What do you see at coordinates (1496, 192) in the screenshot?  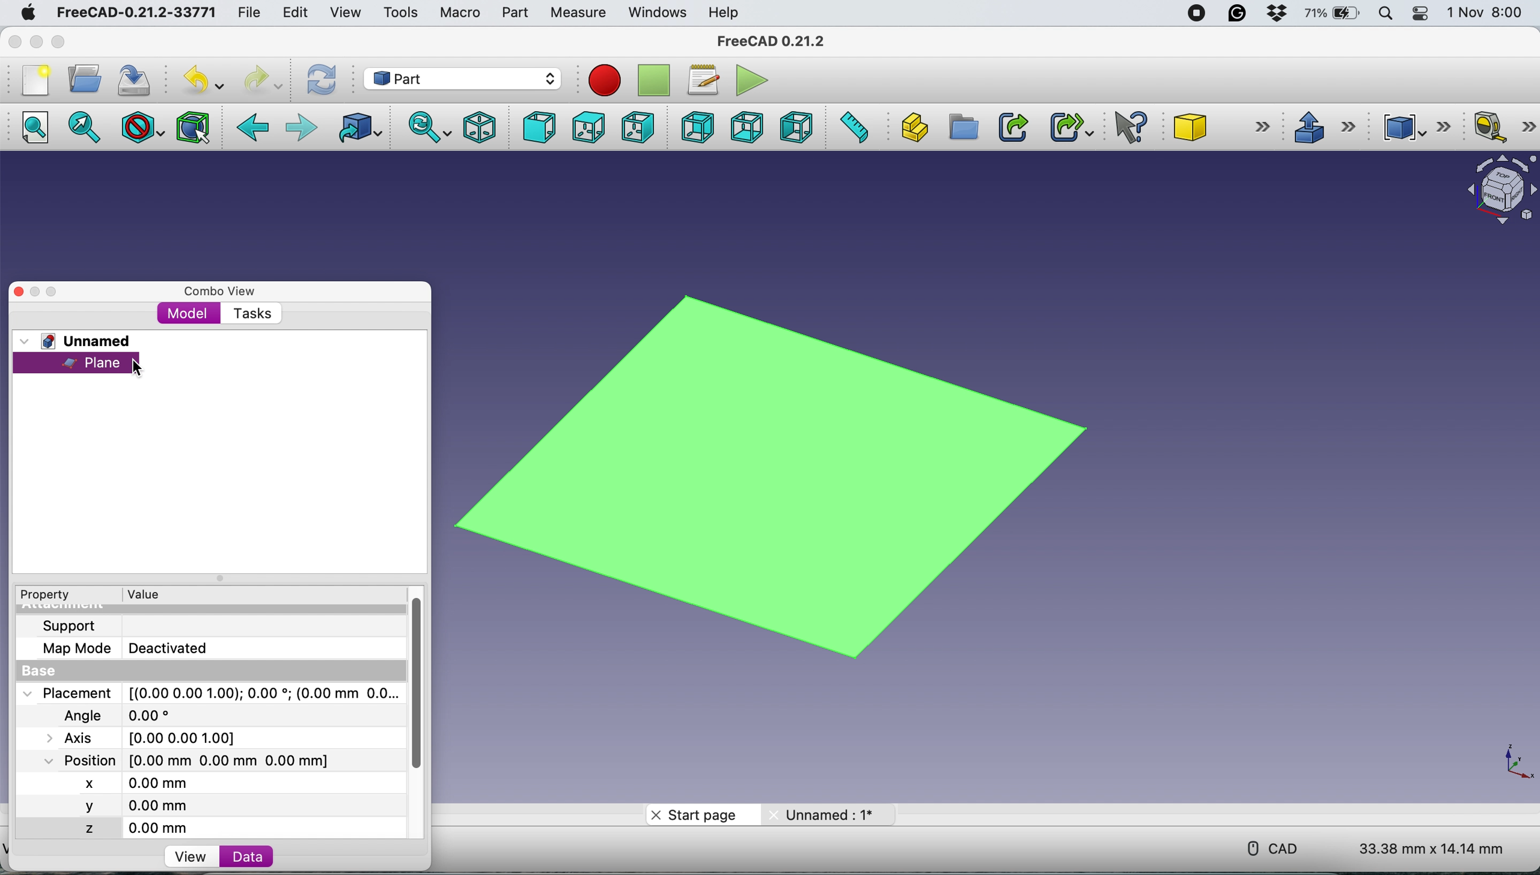 I see `object interface` at bounding box center [1496, 192].